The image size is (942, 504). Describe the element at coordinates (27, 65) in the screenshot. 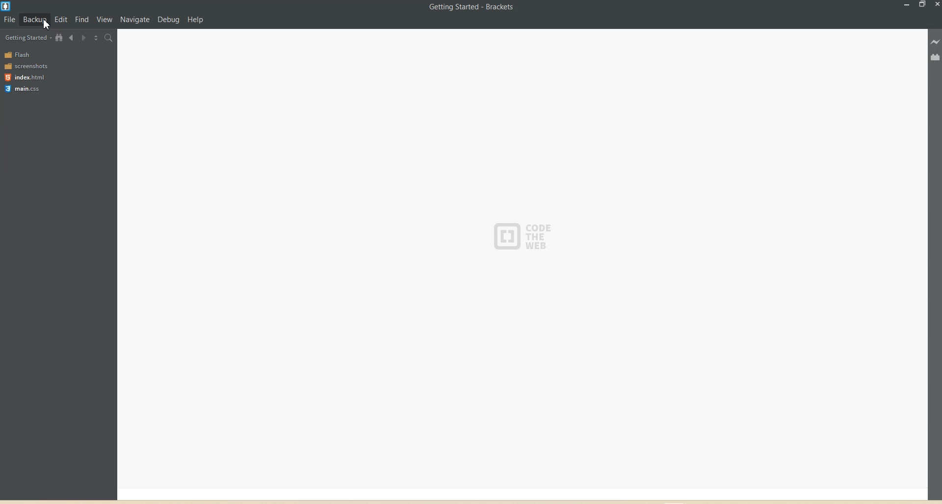

I see `screenshots` at that location.